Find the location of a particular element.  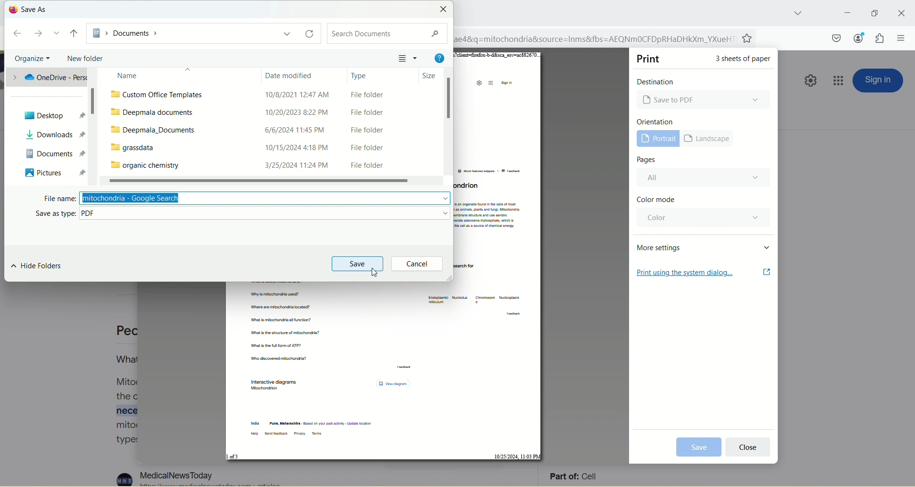

cancel is located at coordinates (418, 264).